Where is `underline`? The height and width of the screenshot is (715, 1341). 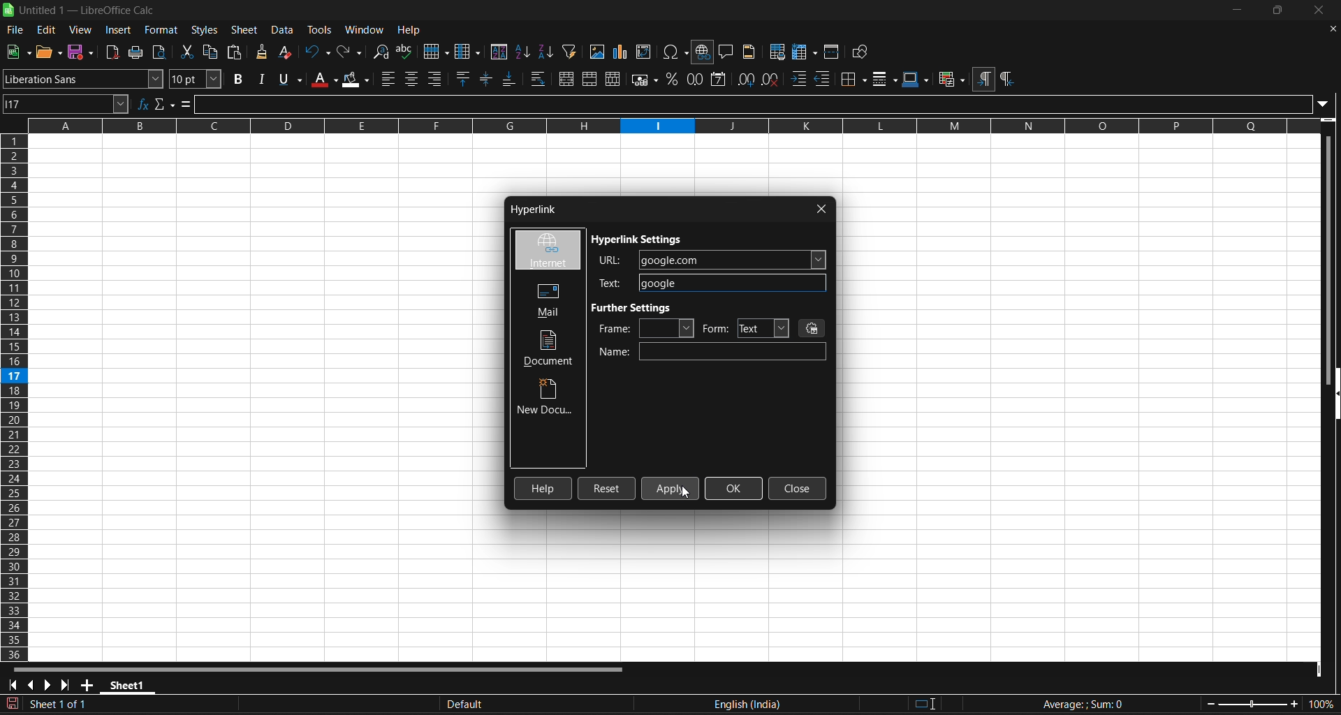 underline is located at coordinates (289, 79).